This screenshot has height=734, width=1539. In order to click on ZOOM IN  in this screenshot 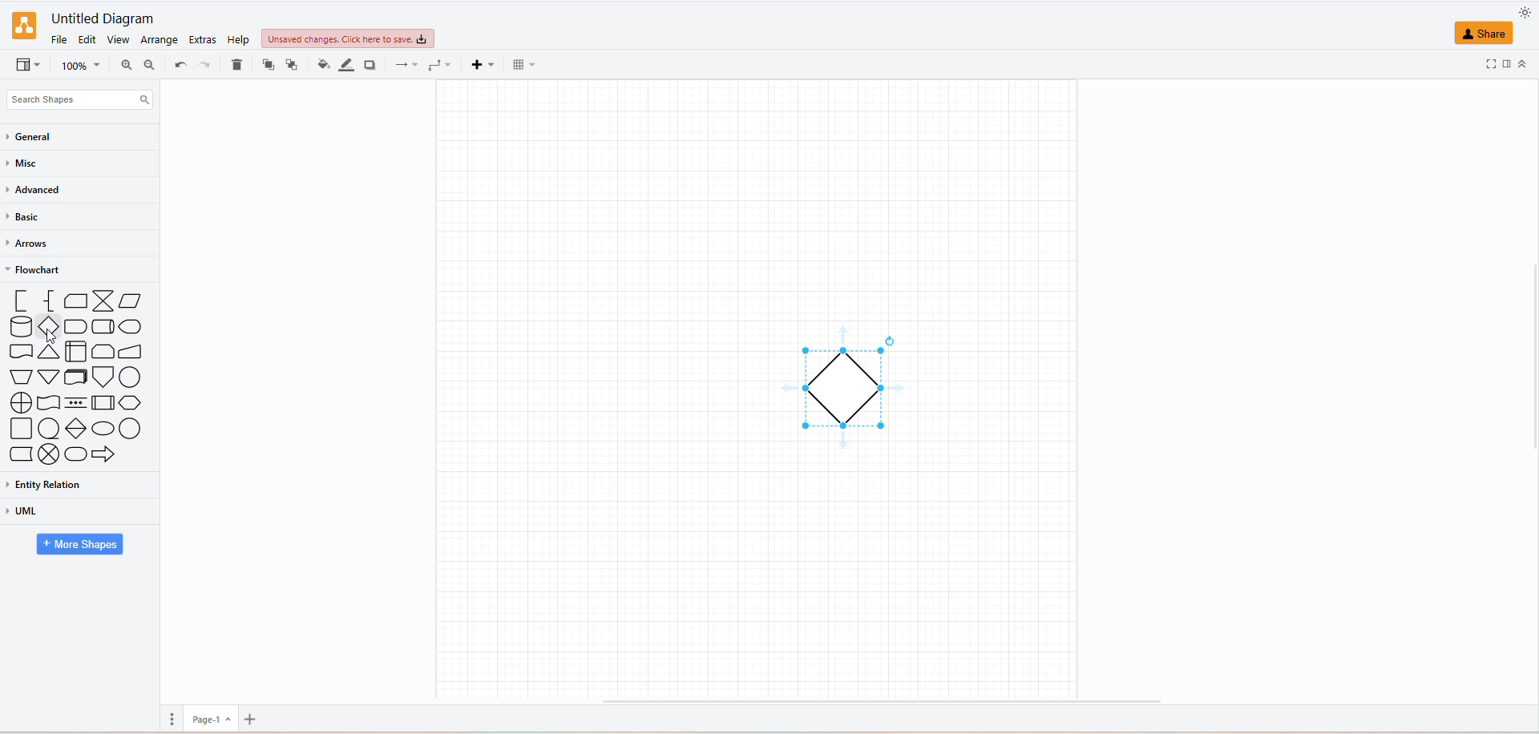, I will do `click(124, 66)`.